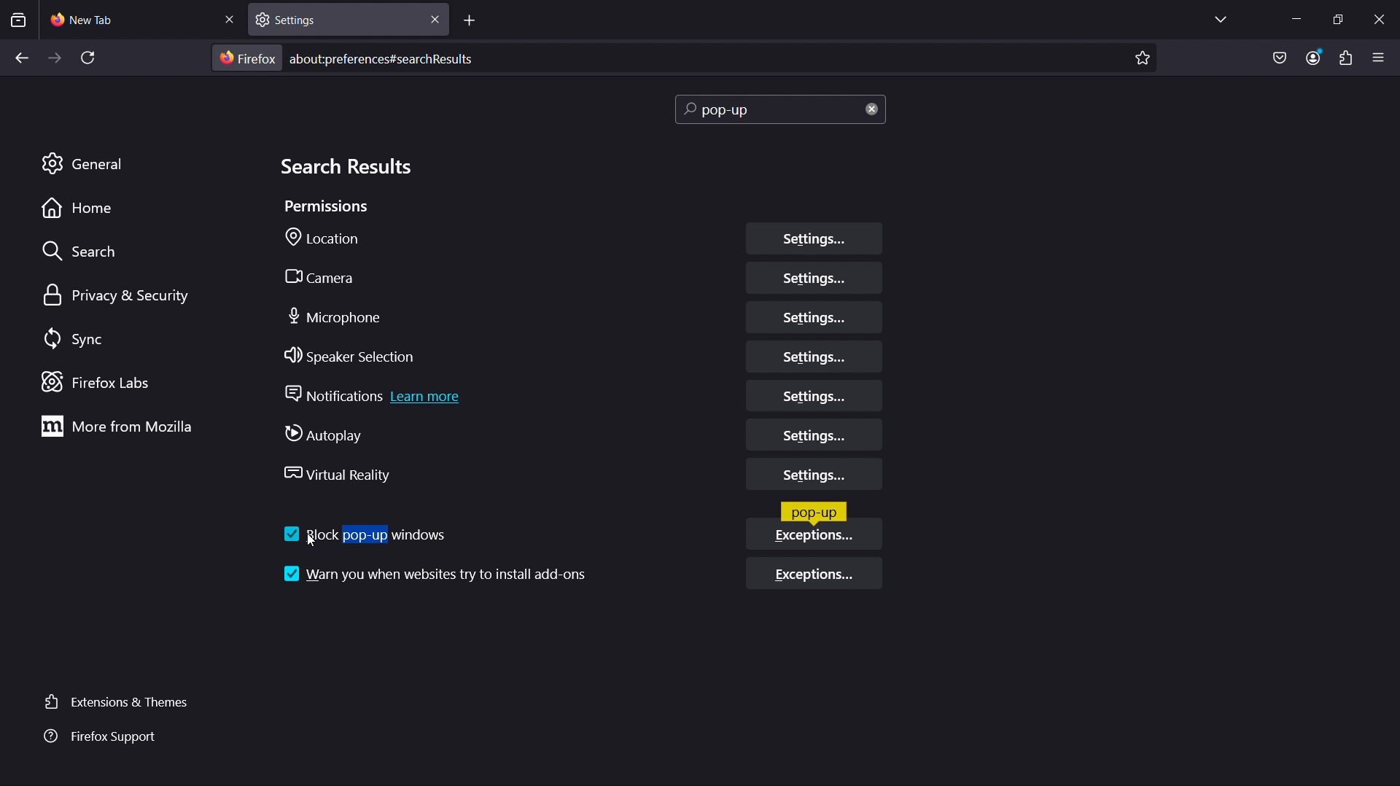  What do you see at coordinates (1294, 19) in the screenshot?
I see `Minimize` at bounding box center [1294, 19].